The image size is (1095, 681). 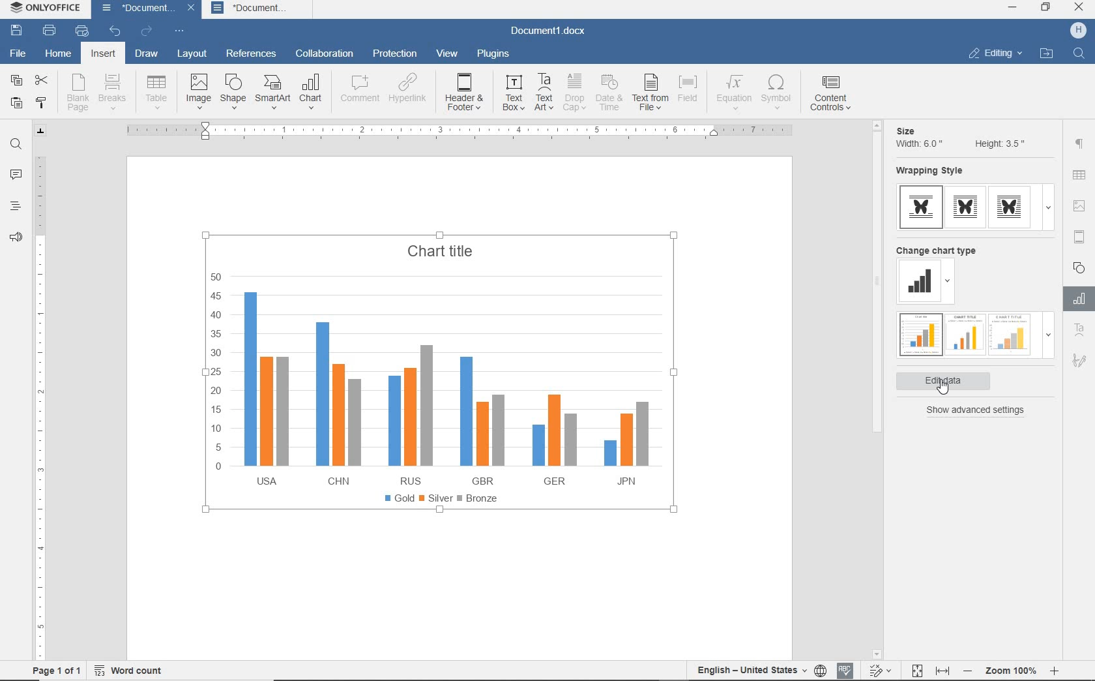 I want to click on document, so click(x=260, y=9).